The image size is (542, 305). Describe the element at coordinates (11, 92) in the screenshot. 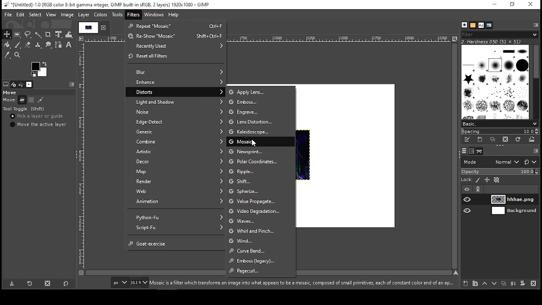

I see `move` at that location.